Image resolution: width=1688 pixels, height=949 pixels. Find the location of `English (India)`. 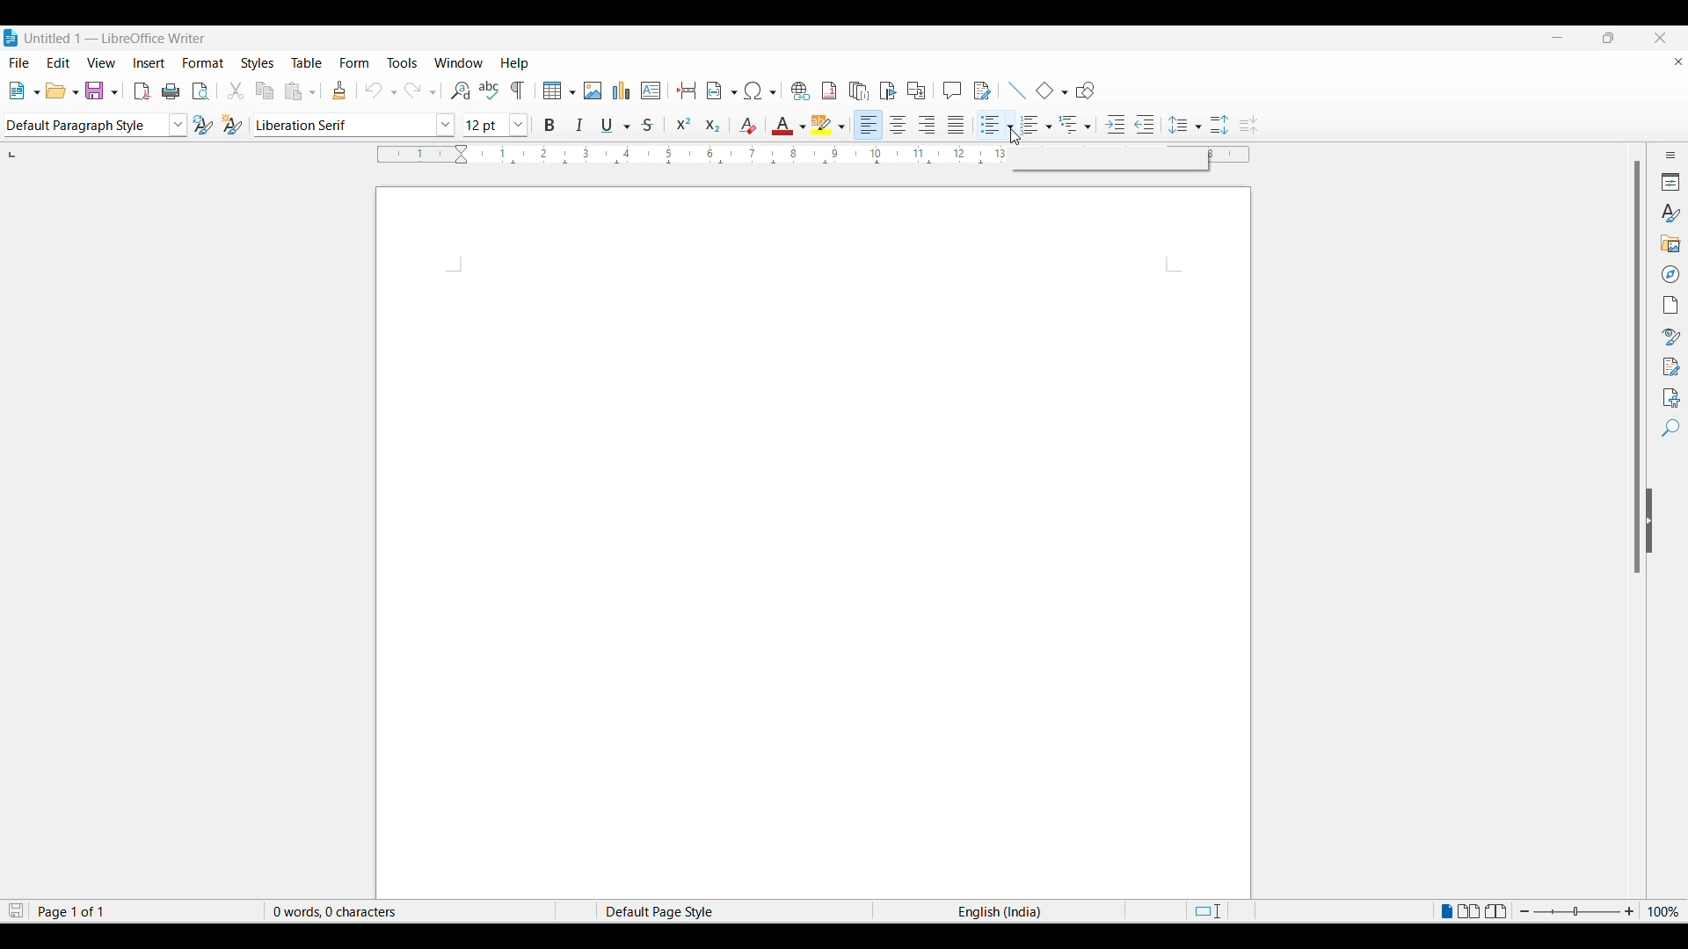

English (India) is located at coordinates (1001, 911).